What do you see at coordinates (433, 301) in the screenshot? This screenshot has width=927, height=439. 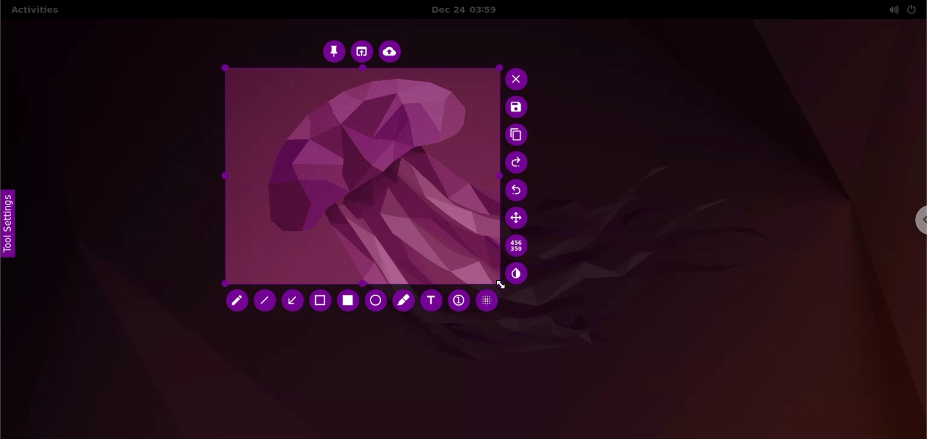 I see `text` at bounding box center [433, 301].